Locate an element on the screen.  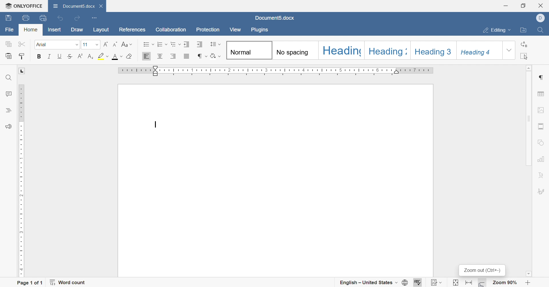
scroll down is located at coordinates (528, 274).